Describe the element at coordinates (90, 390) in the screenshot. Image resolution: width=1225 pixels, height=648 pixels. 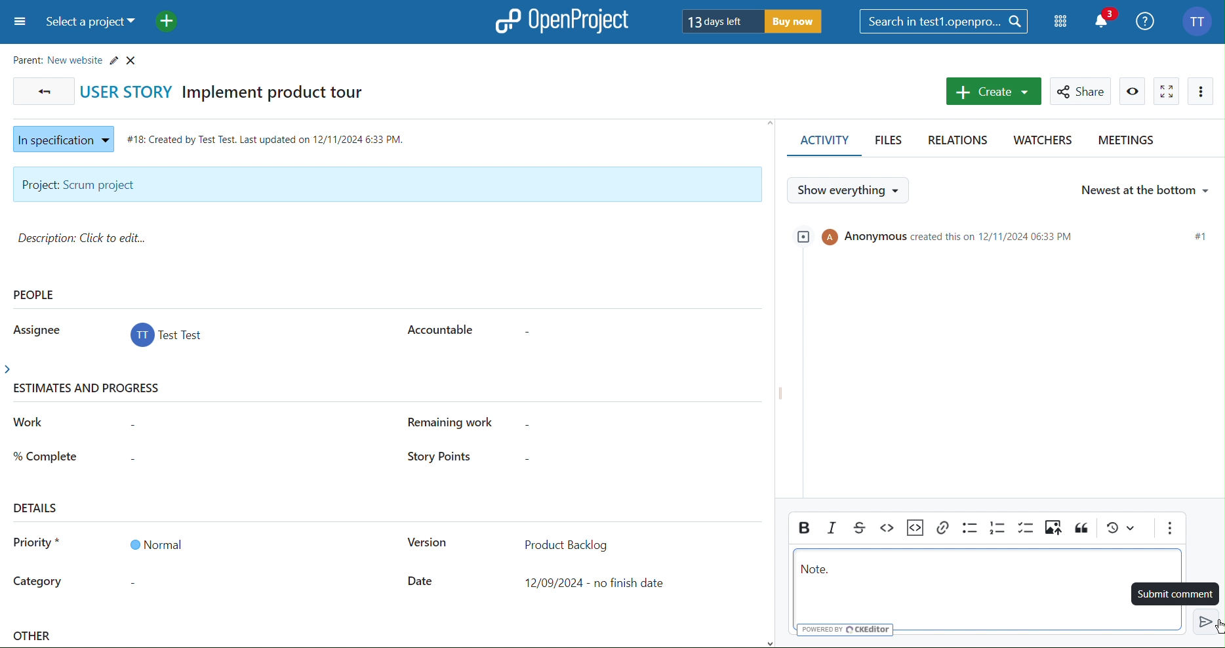
I see `Estimates and Progress` at that location.